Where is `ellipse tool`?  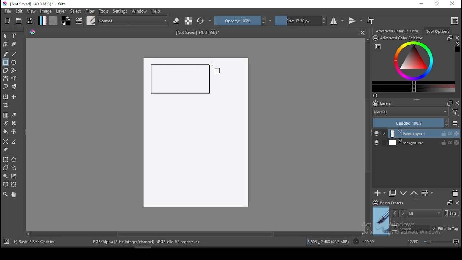 ellipse tool is located at coordinates (14, 62).